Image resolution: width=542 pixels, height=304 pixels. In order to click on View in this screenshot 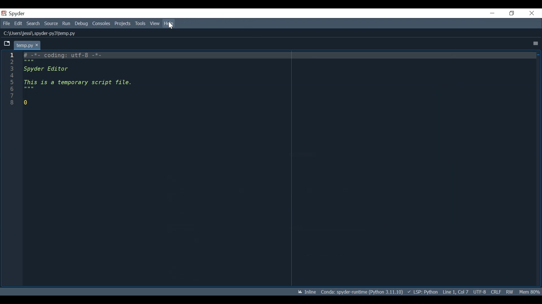, I will do `click(155, 23)`.